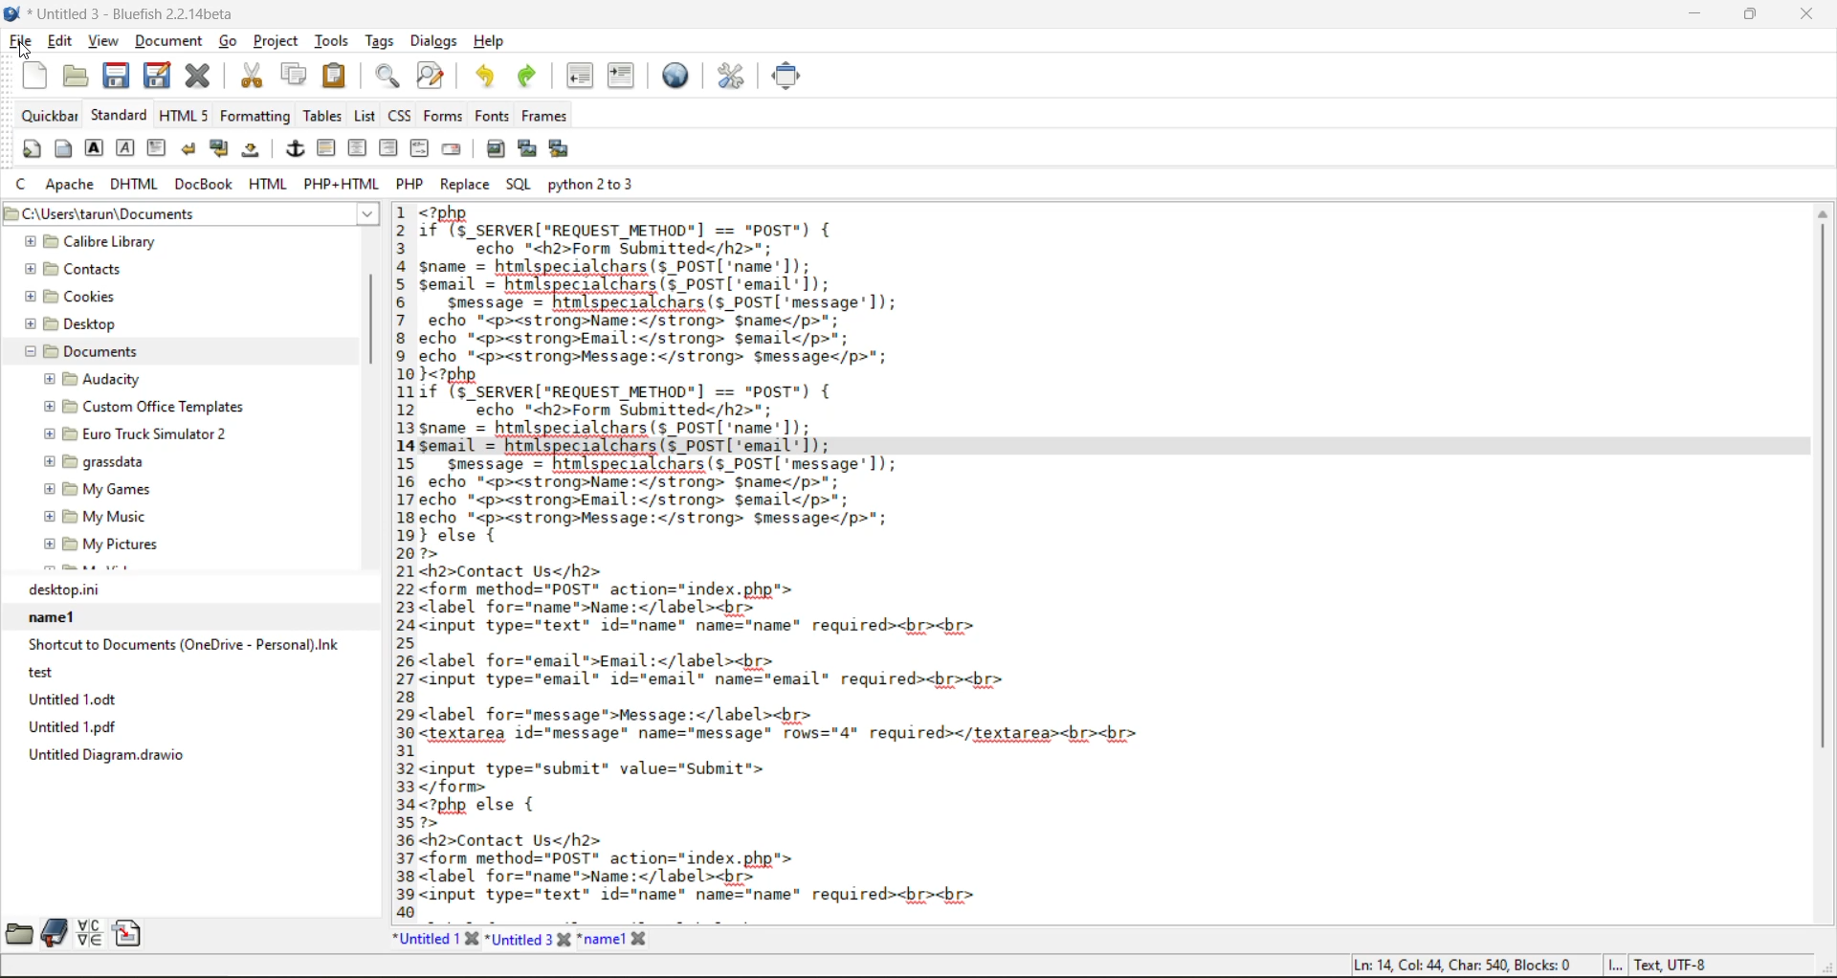 Image resolution: width=1837 pixels, height=978 pixels. I want to click on right justify, so click(388, 148).